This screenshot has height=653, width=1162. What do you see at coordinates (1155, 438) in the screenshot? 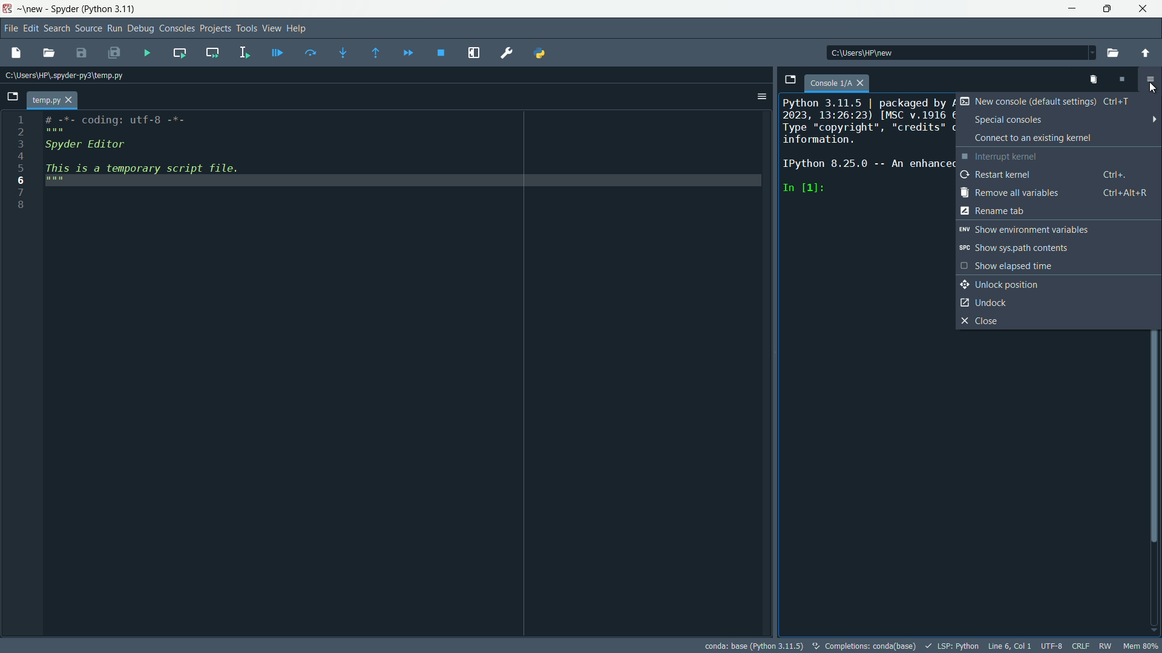
I see `Vertical Scroll bar` at bounding box center [1155, 438].